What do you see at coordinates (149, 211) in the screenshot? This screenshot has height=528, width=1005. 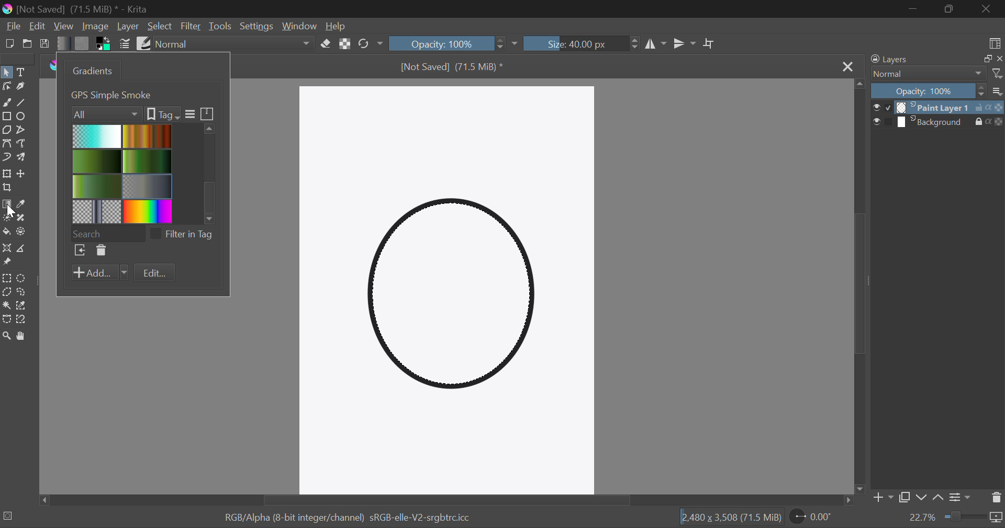 I see `Rainbow Gradient` at bounding box center [149, 211].